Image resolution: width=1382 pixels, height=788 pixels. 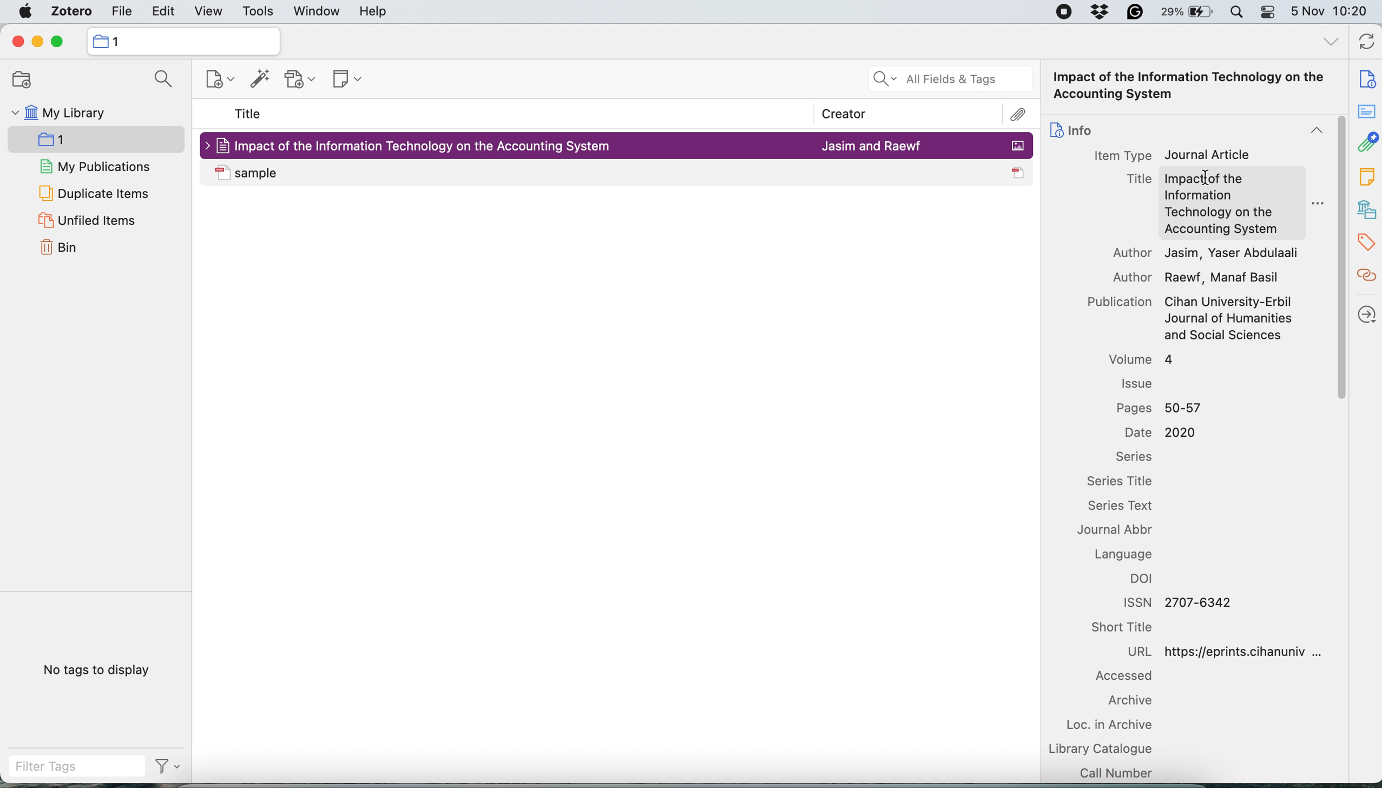 What do you see at coordinates (207, 12) in the screenshot?
I see `view` at bounding box center [207, 12].